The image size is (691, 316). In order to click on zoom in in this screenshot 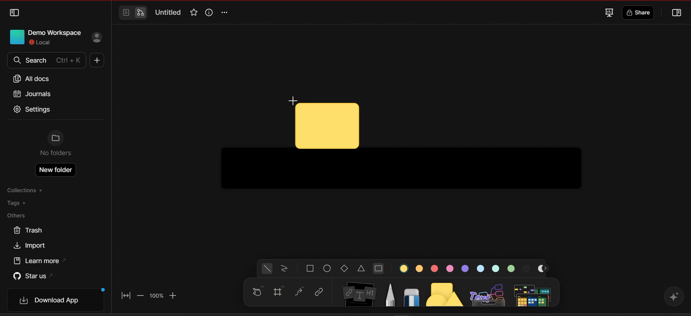, I will do `click(175, 295)`.